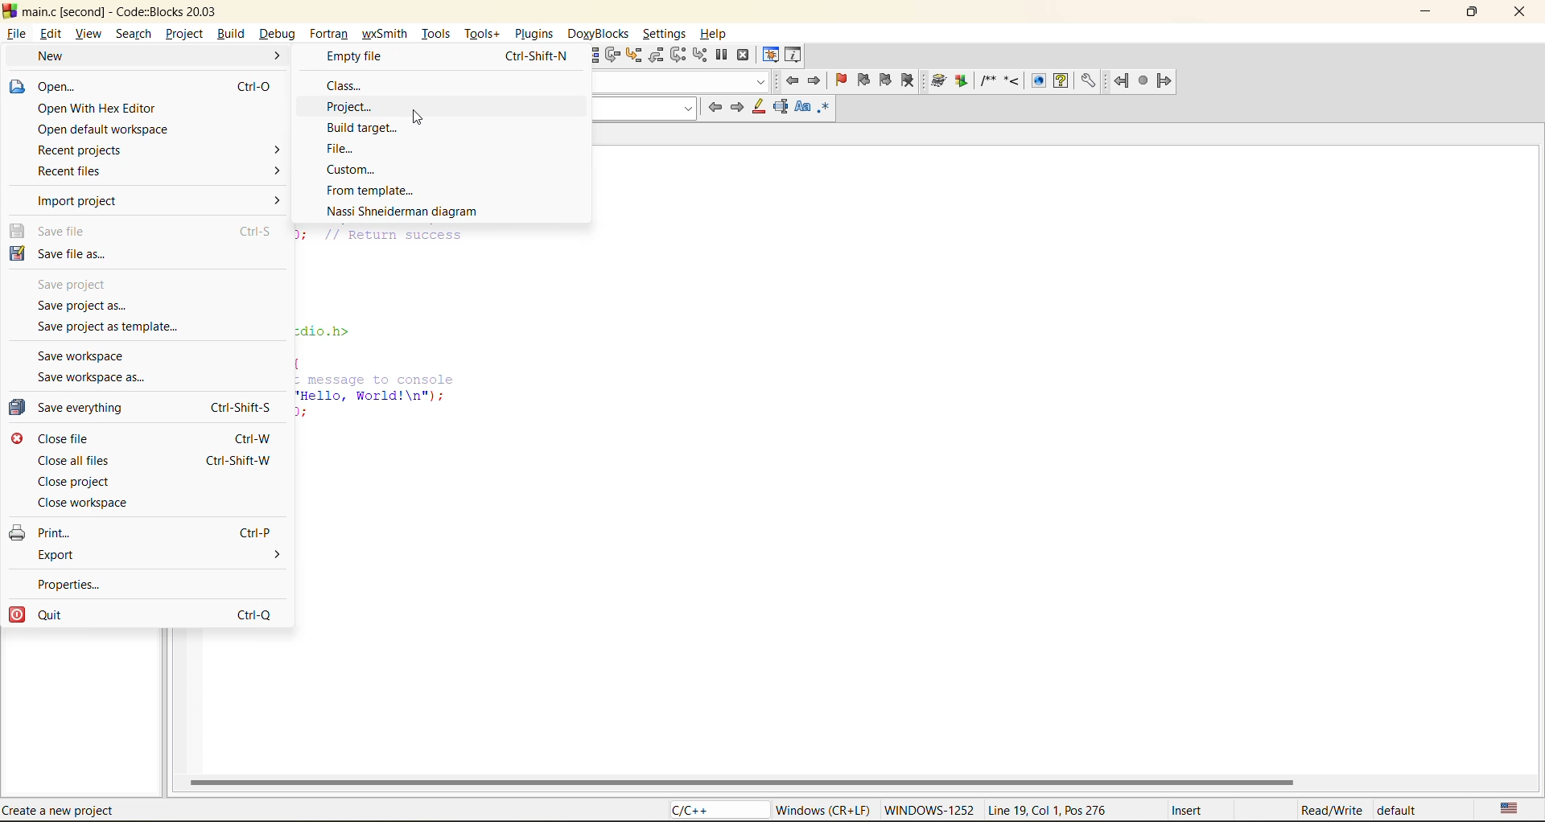 The width and height of the screenshot is (1545, 822). What do you see at coordinates (251, 438) in the screenshot?
I see `Ctrl-W` at bounding box center [251, 438].